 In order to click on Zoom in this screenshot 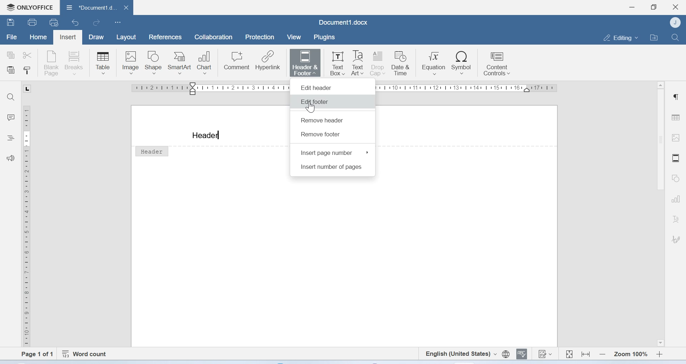, I will do `click(630, 353)`.